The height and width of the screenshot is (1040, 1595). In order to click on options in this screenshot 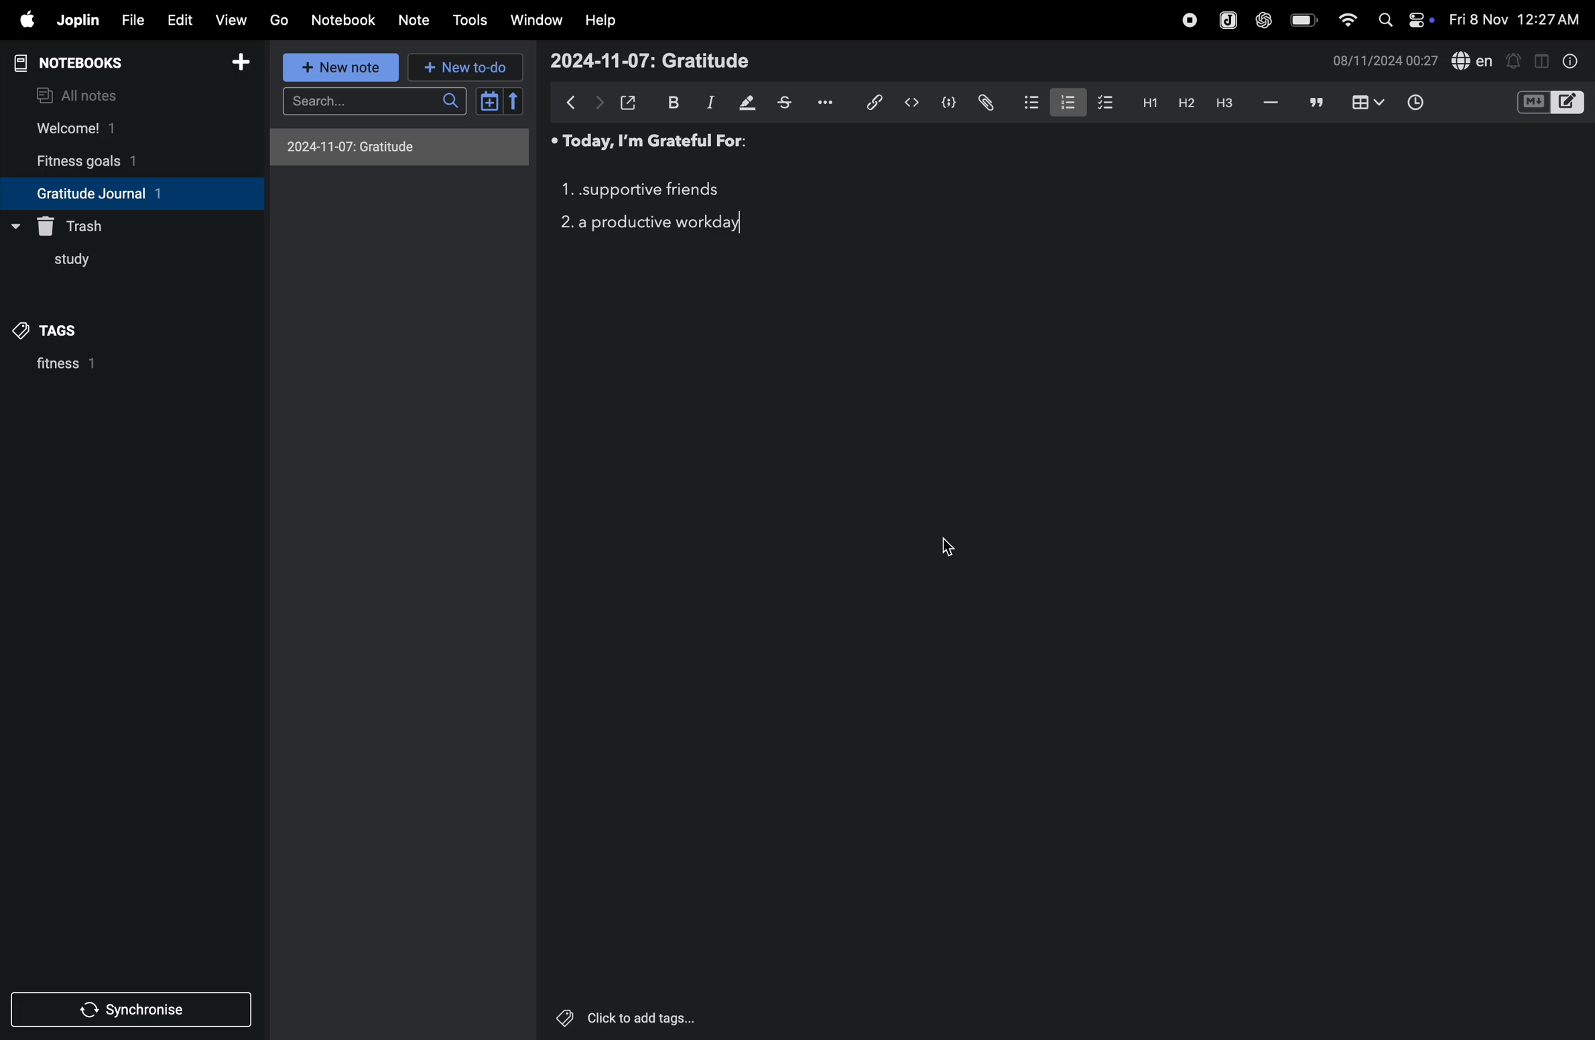, I will do `click(831, 101)`.